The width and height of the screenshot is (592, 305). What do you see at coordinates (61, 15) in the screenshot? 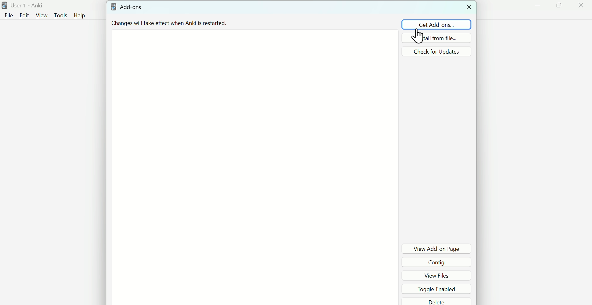
I see `Tools` at bounding box center [61, 15].